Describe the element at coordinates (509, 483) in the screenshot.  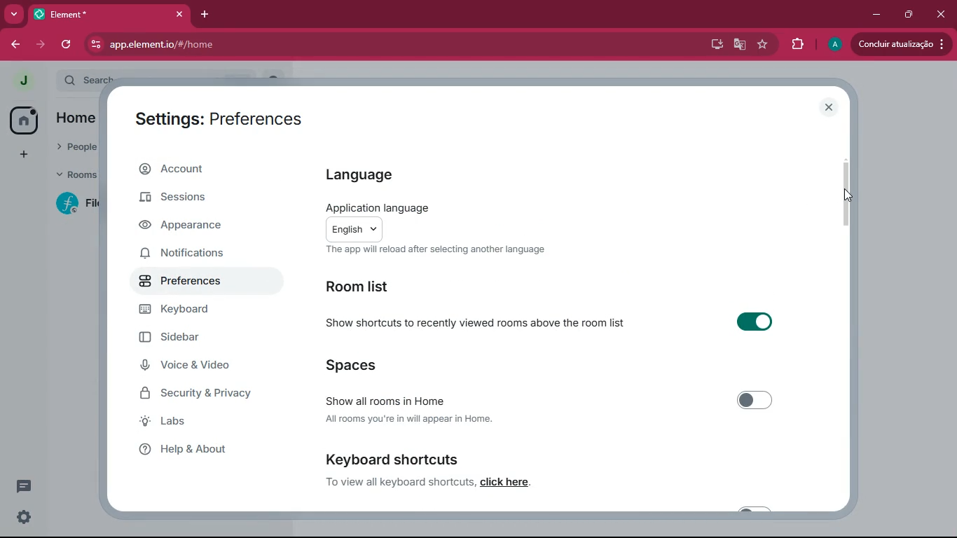
I see `click here` at that location.